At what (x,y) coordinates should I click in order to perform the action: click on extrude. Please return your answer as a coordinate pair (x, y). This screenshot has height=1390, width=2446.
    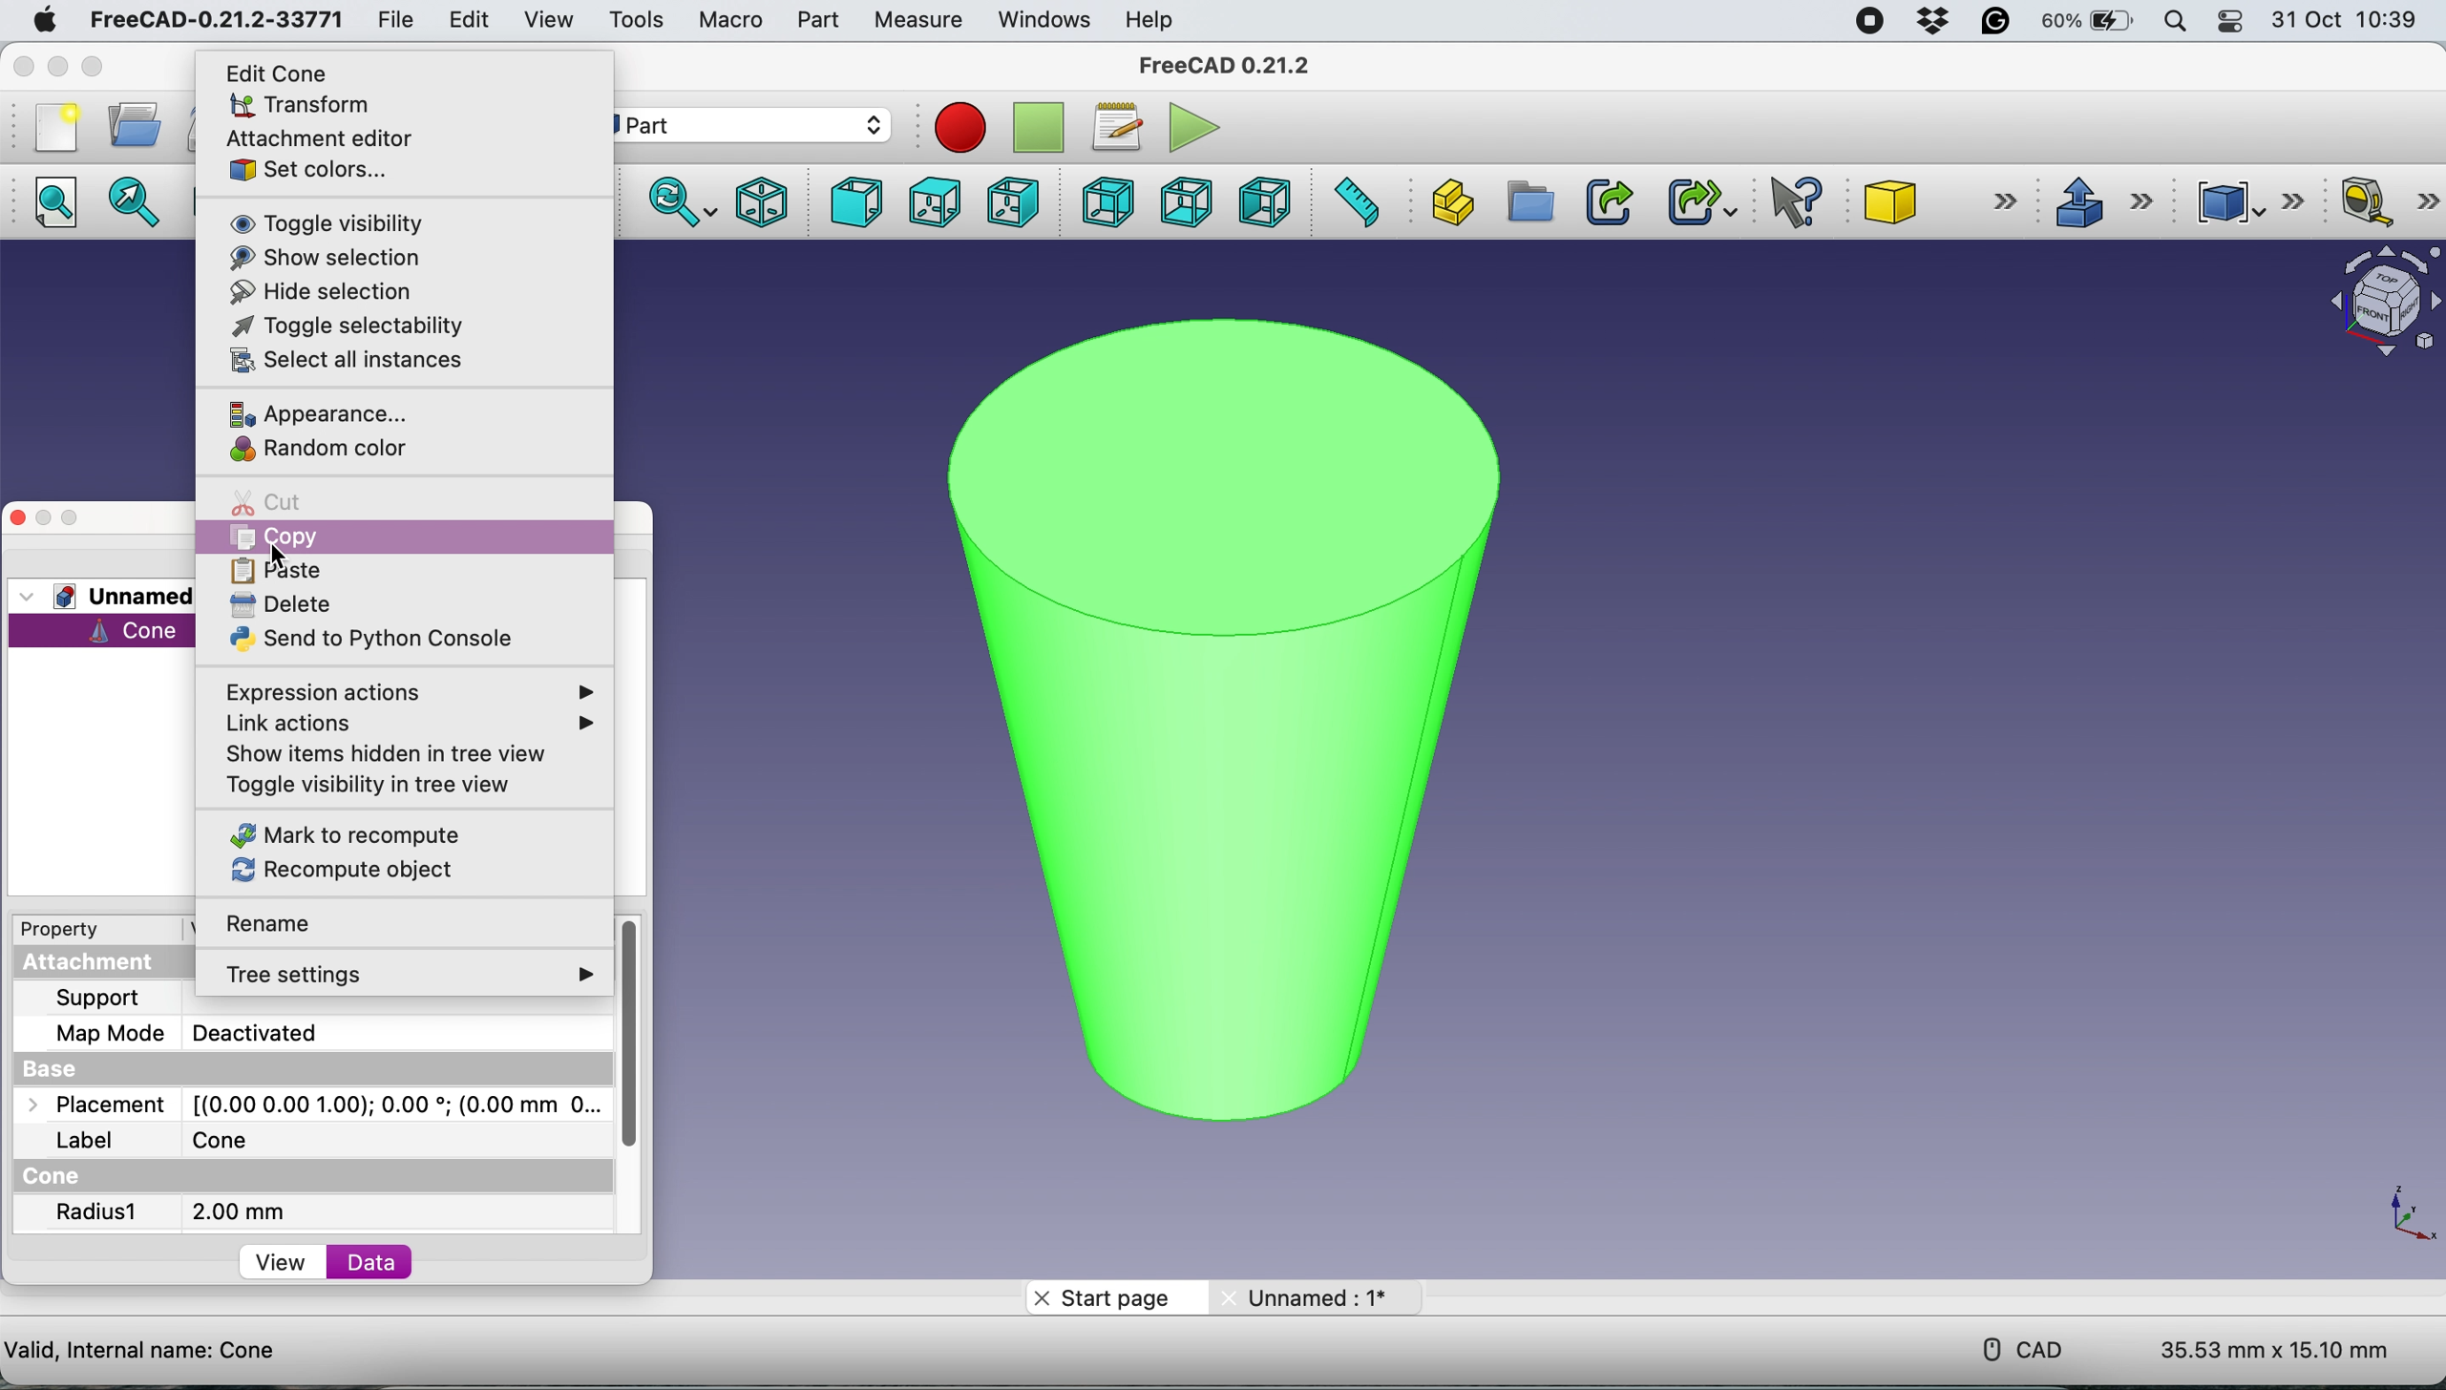
    Looking at the image, I should click on (2102, 201).